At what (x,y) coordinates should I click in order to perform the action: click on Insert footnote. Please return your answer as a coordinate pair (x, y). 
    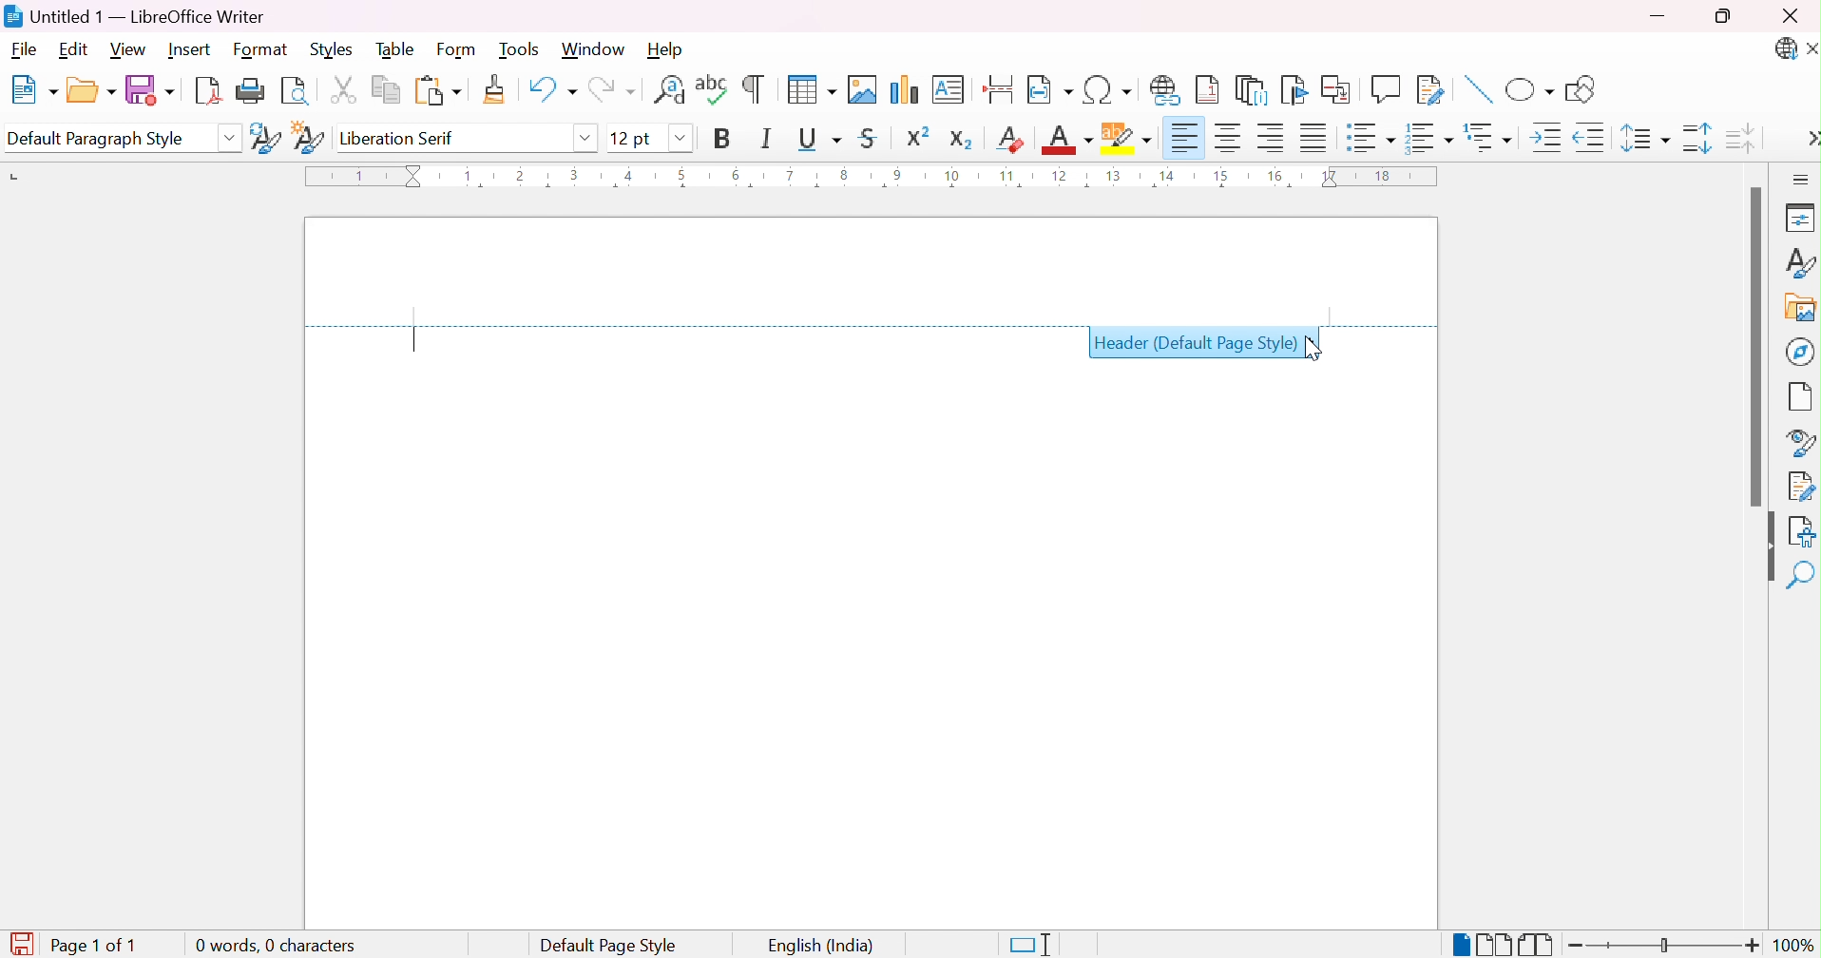
    Looking at the image, I should click on (1210, 88).